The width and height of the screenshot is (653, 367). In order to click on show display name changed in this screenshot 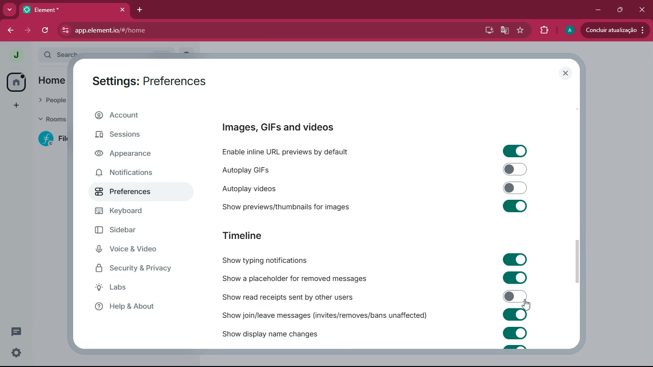, I will do `click(275, 333)`.